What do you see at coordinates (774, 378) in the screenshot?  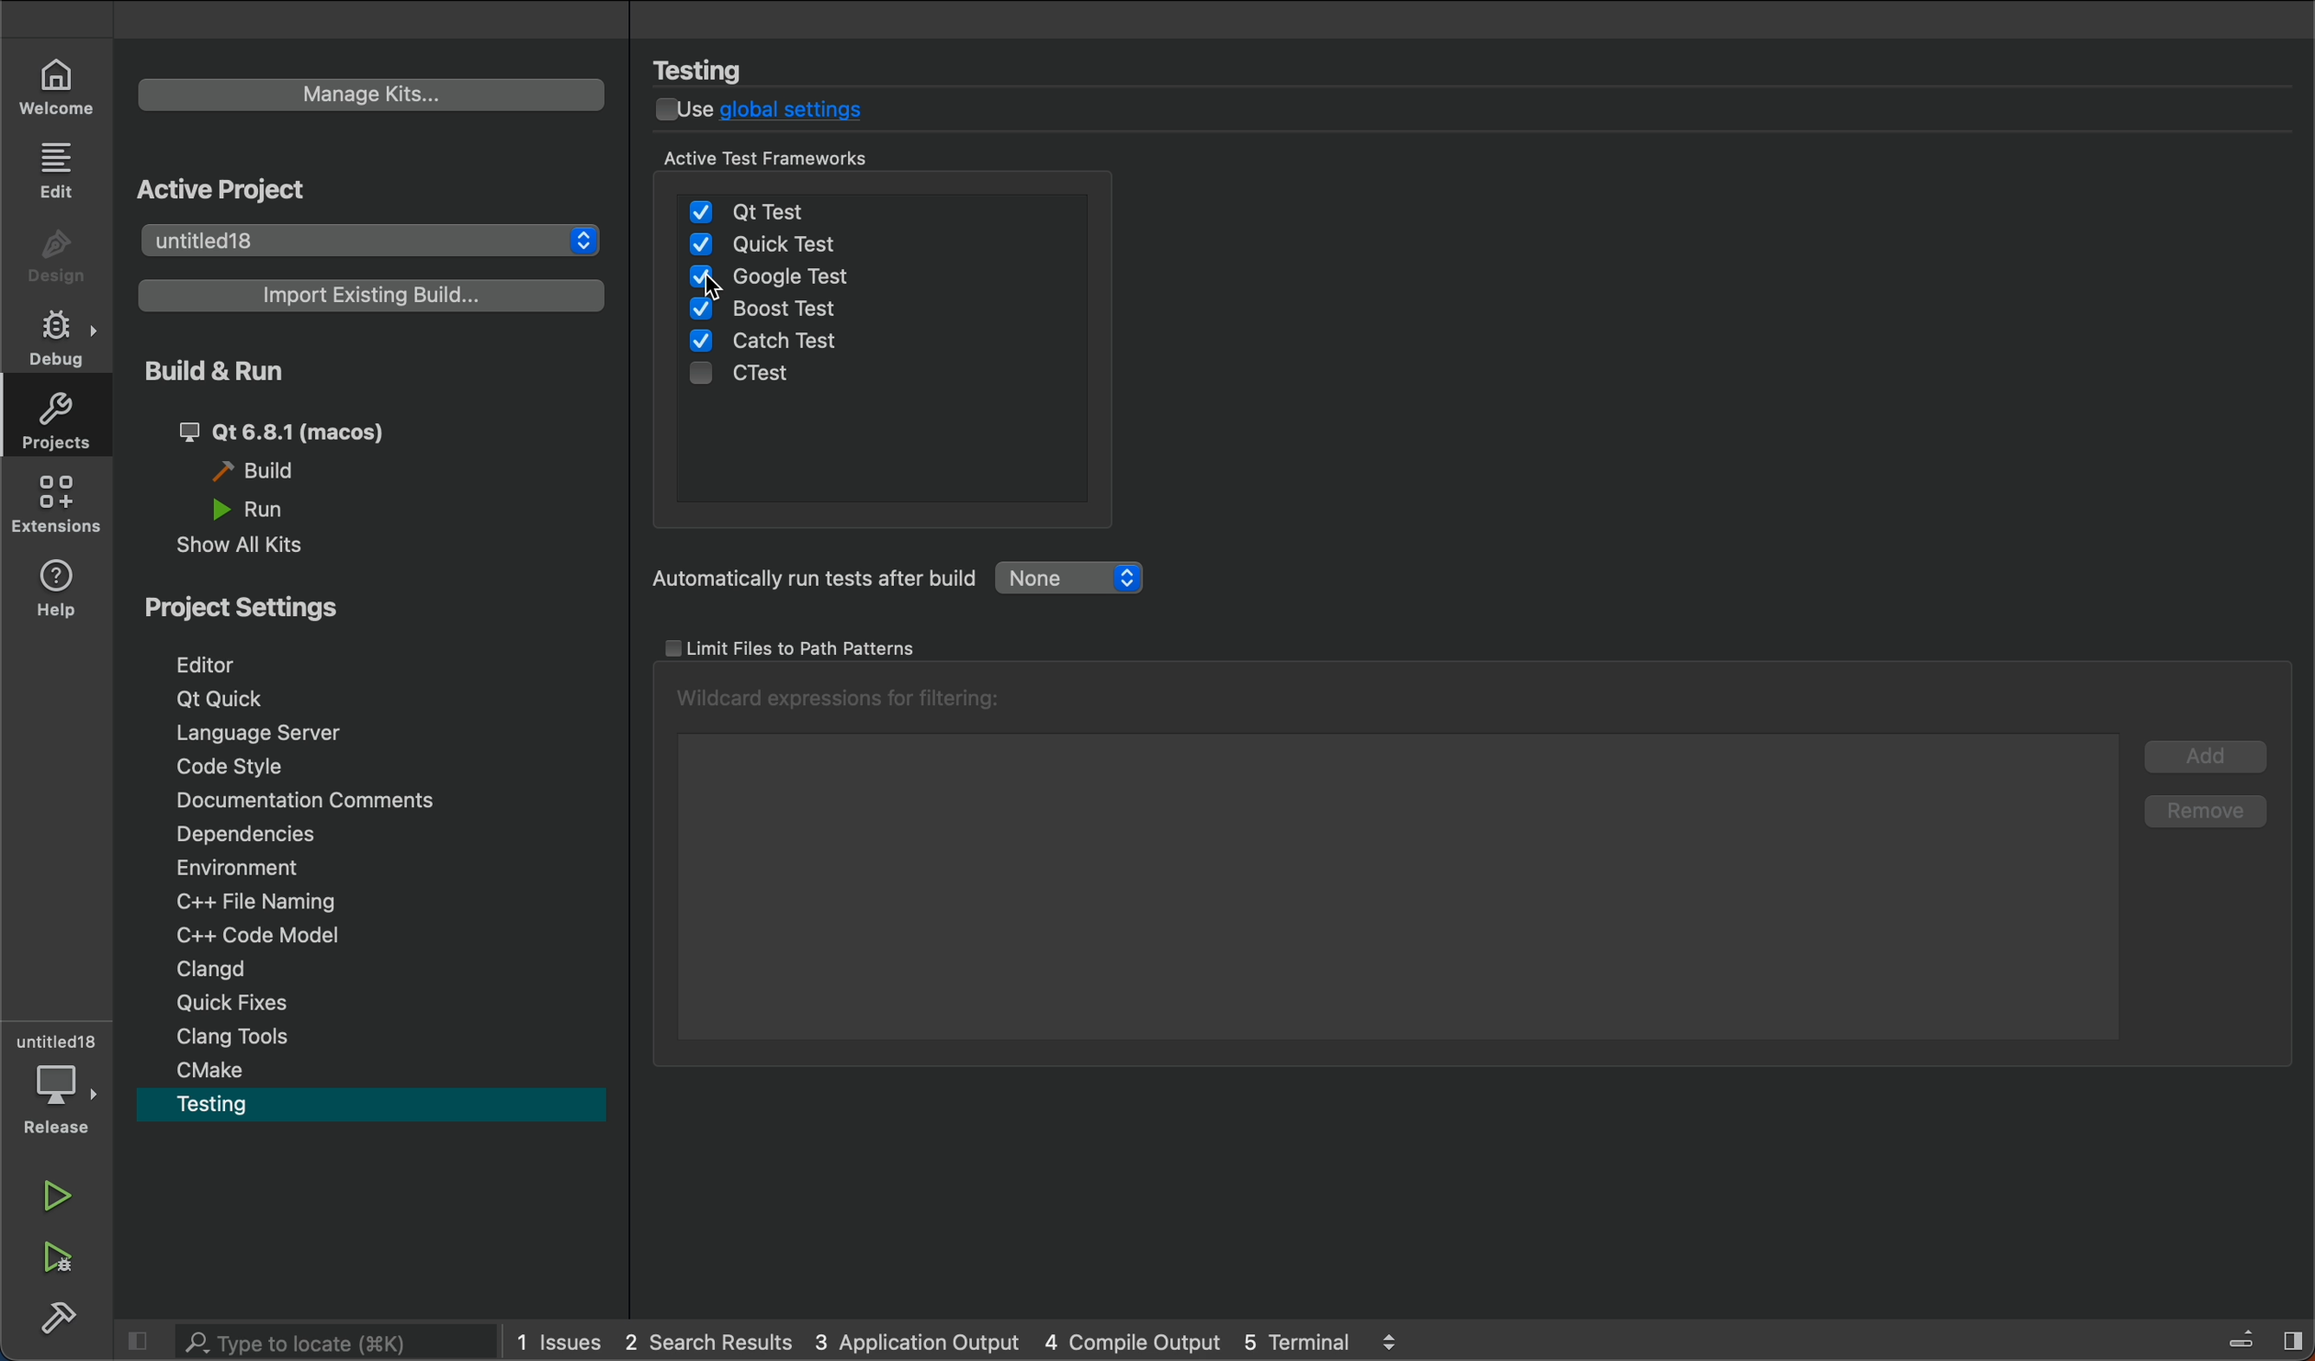 I see `ctest` at bounding box center [774, 378].